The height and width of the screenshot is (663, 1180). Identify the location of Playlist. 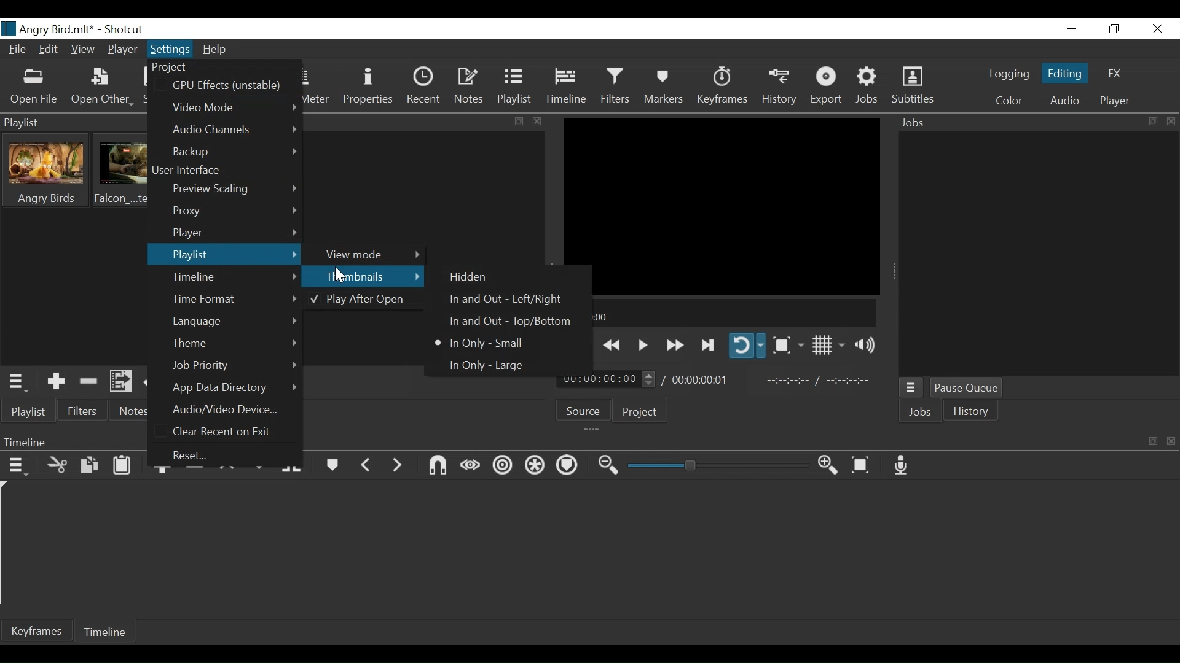
(514, 88).